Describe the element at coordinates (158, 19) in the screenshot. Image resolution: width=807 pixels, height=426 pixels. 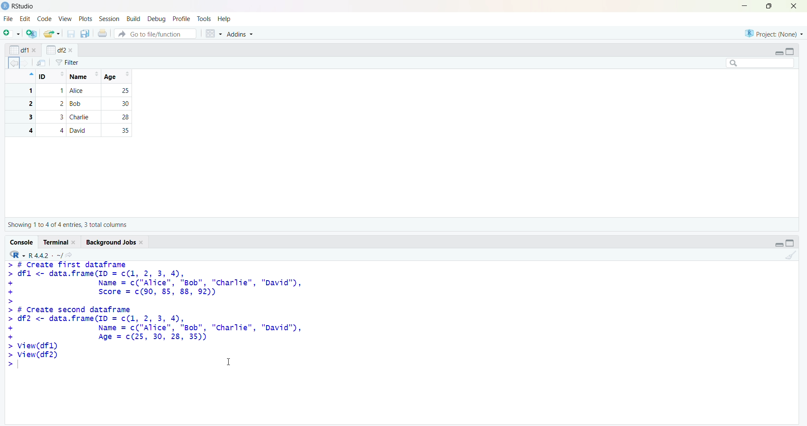
I see `debug` at that location.